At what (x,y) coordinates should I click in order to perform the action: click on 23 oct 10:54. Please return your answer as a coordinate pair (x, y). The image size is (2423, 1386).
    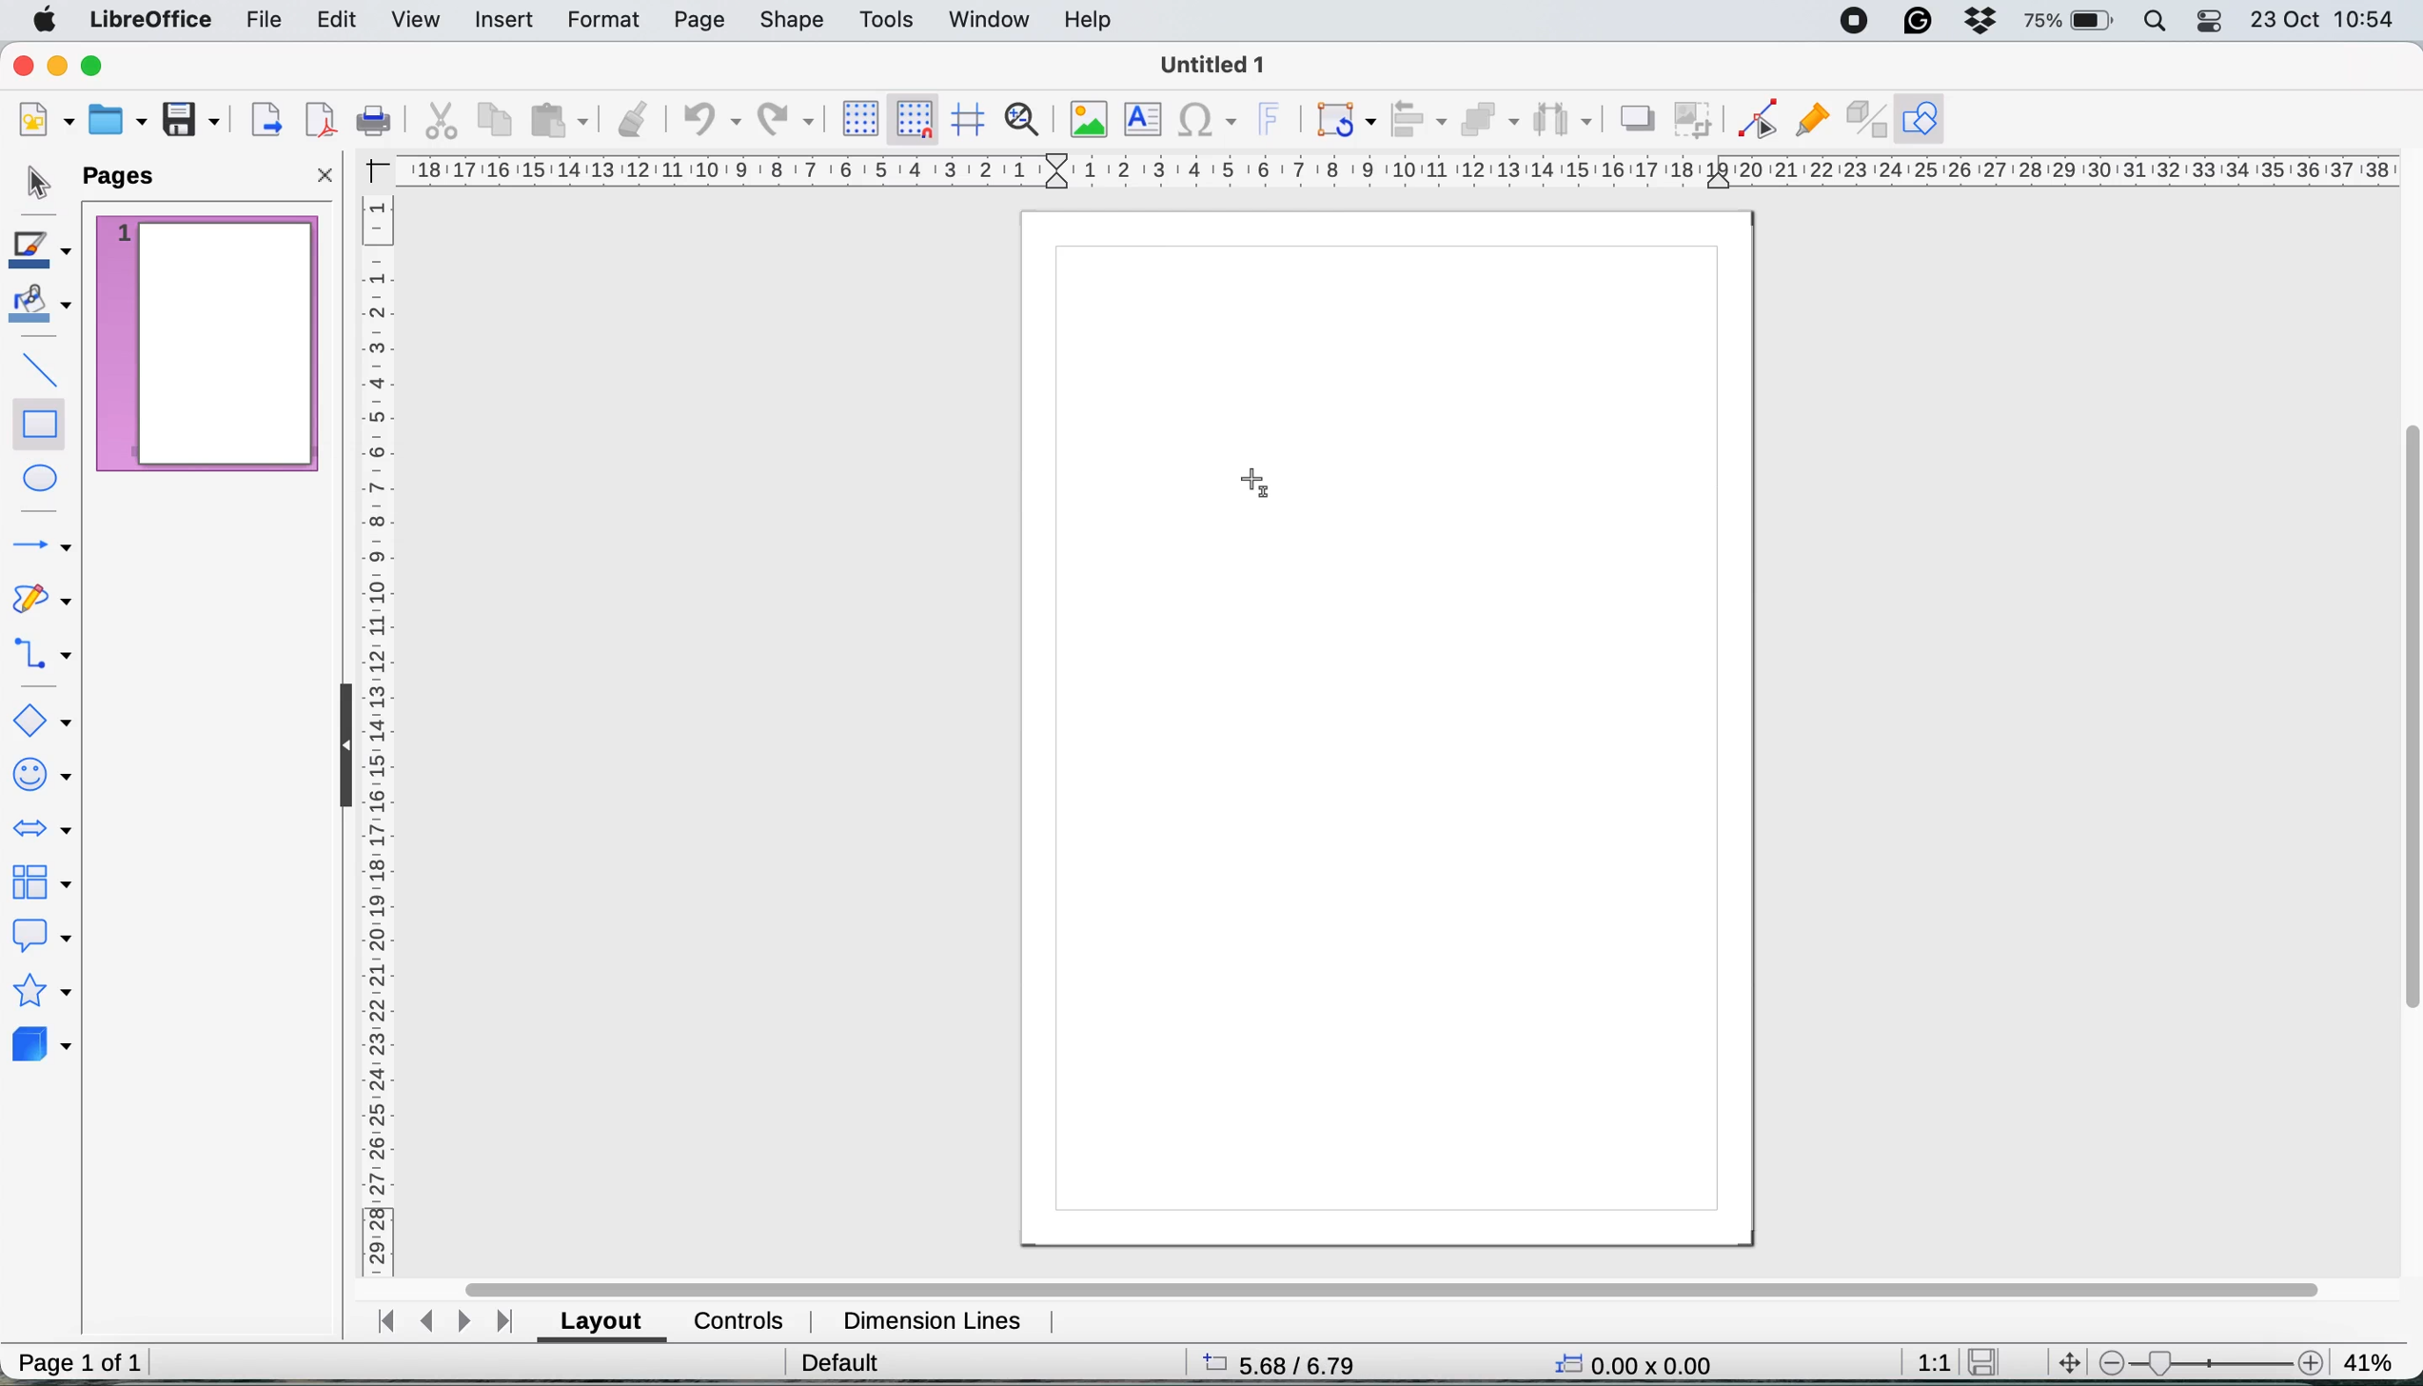
    Looking at the image, I should click on (2325, 20).